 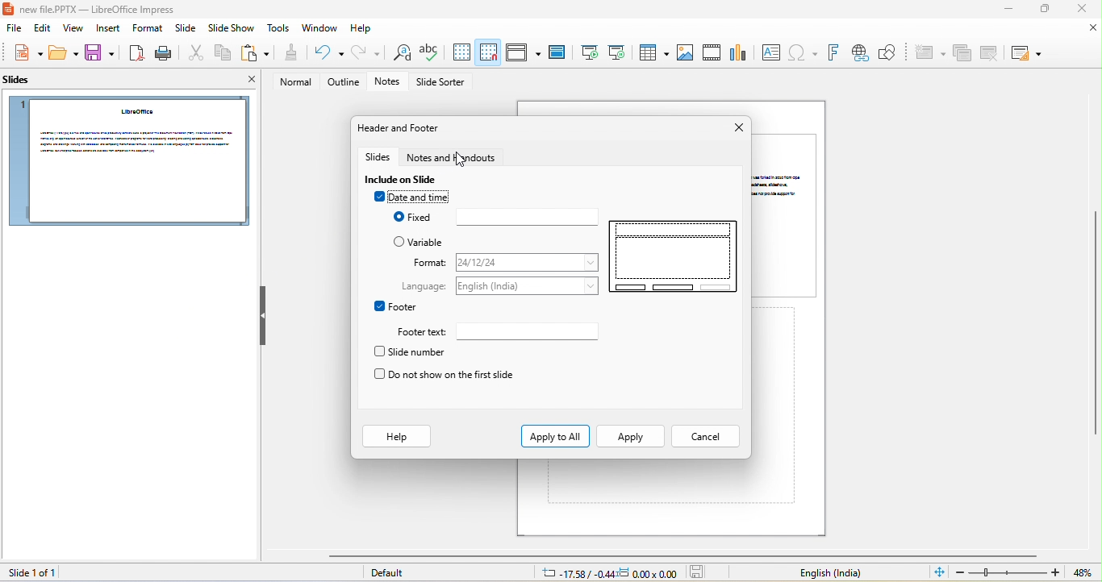 I want to click on slide, so click(x=185, y=31).